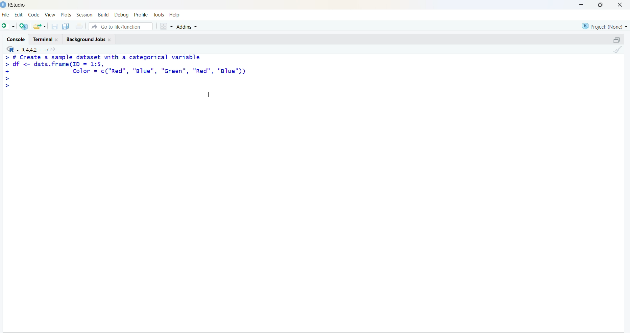 The height and width of the screenshot is (333, 630). Describe the element at coordinates (582, 5) in the screenshot. I see `minimise` at that location.